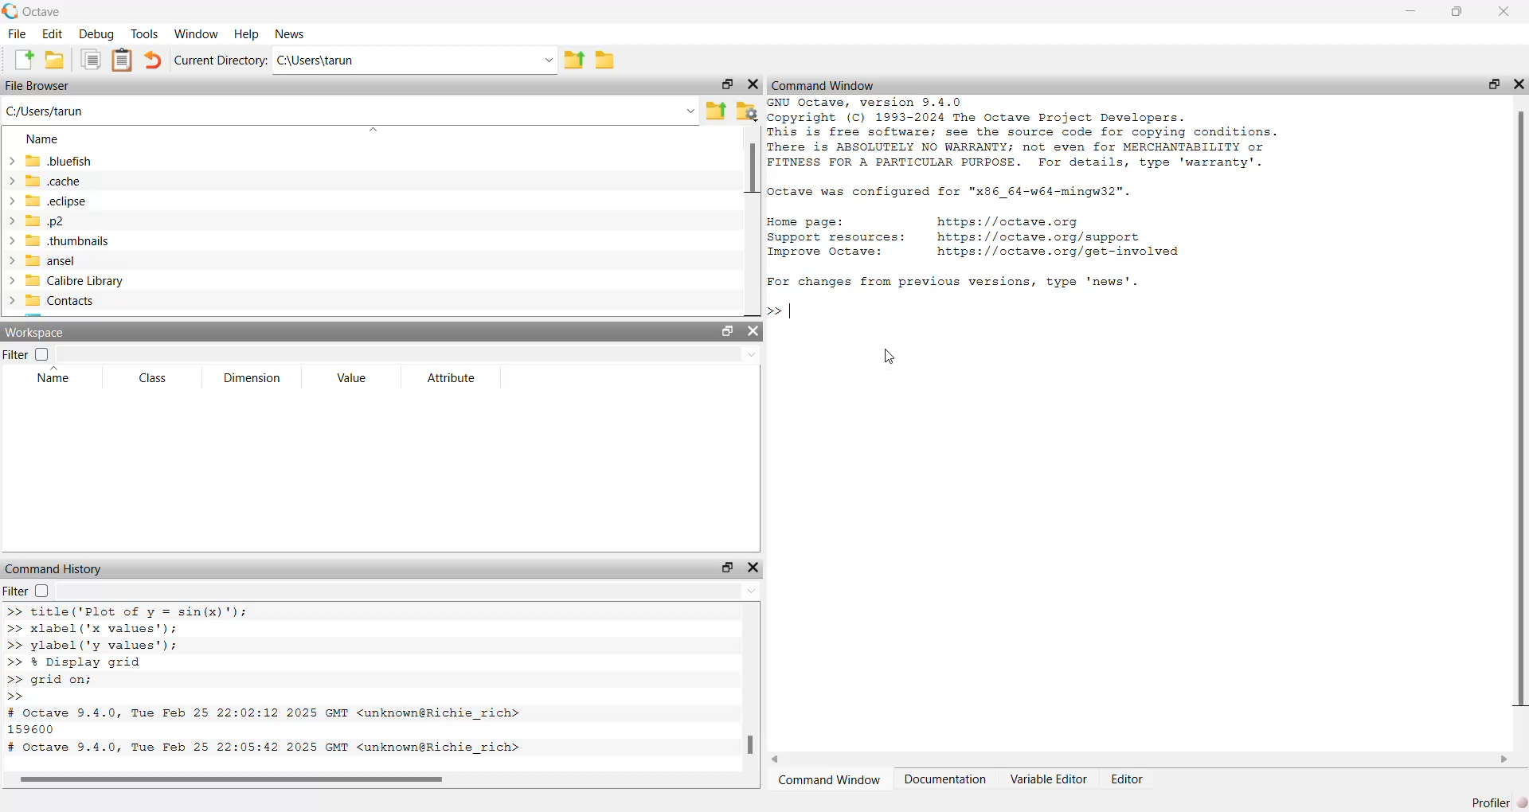  I want to click on resize, so click(729, 84).